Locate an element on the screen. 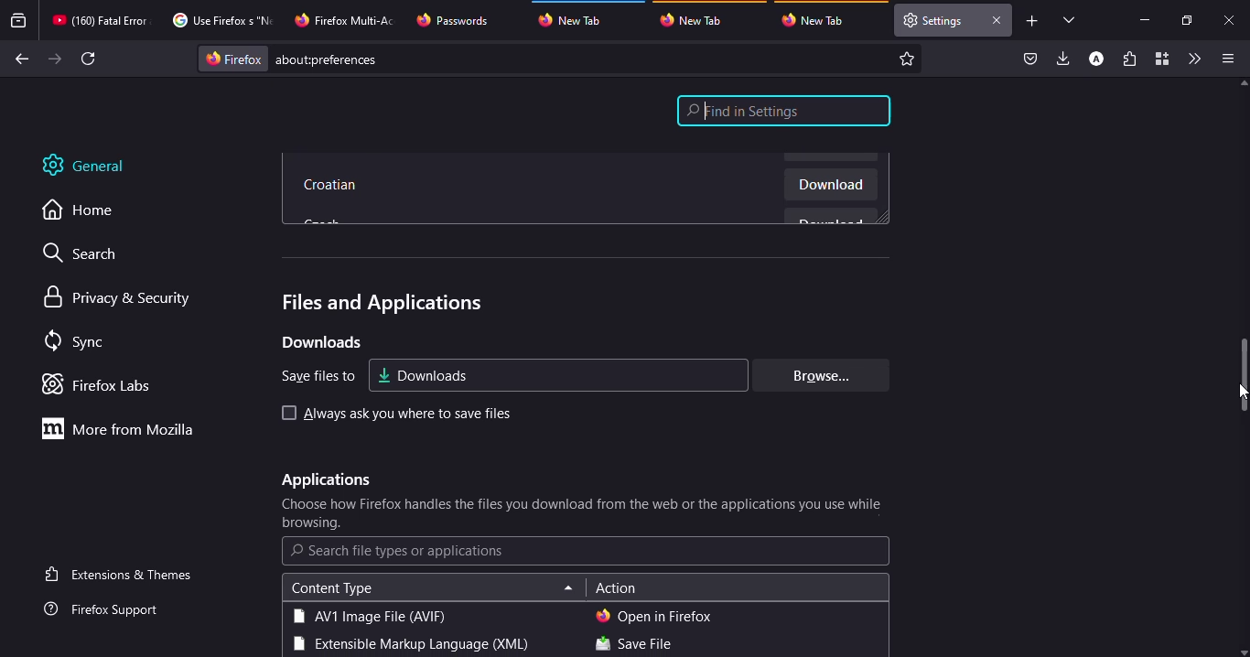 The image size is (1250, 657). tab is located at coordinates (818, 20).